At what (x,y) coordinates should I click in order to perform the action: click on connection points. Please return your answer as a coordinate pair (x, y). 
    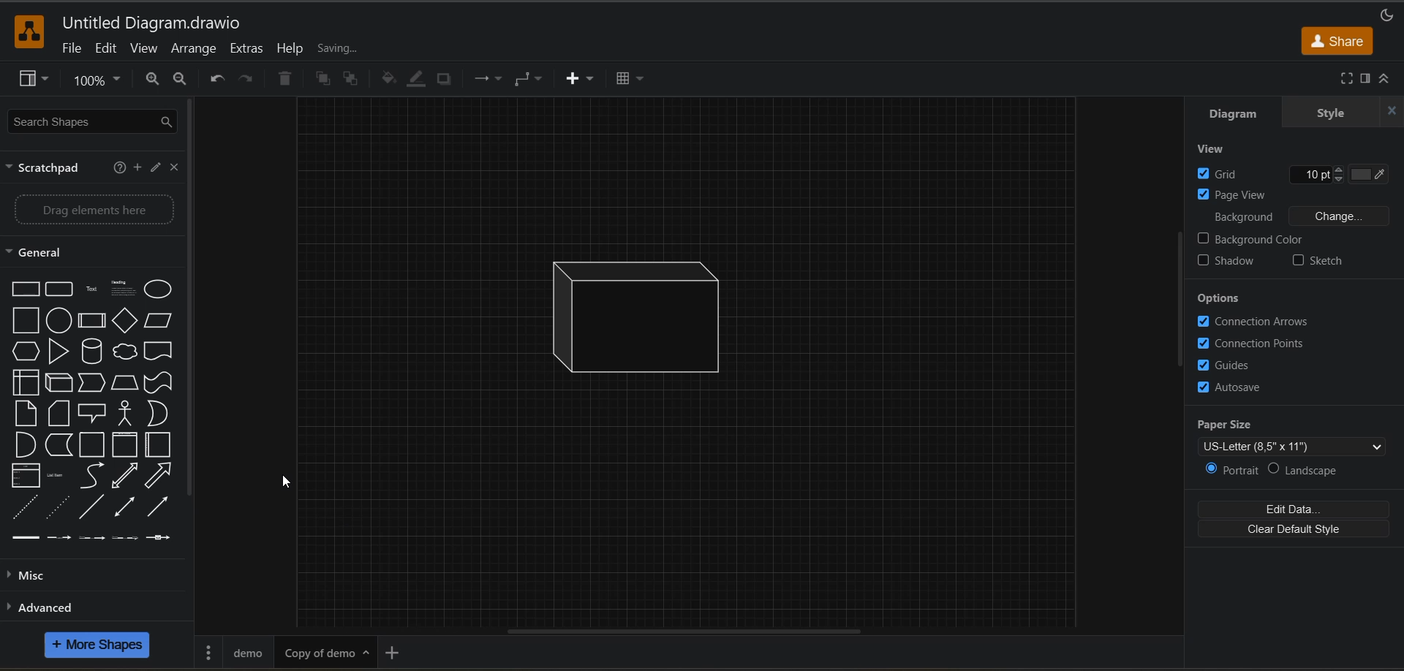
    Looking at the image, I should click on (1255, 344).